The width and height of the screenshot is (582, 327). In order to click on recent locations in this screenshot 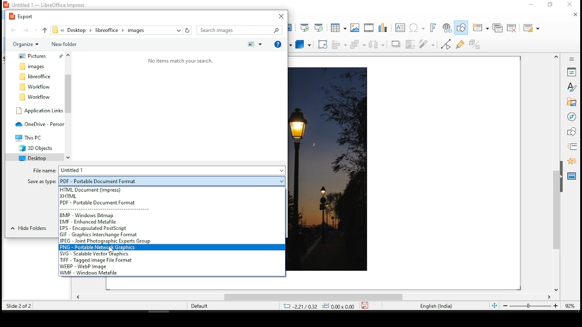, I will do `click(179, 30)`.